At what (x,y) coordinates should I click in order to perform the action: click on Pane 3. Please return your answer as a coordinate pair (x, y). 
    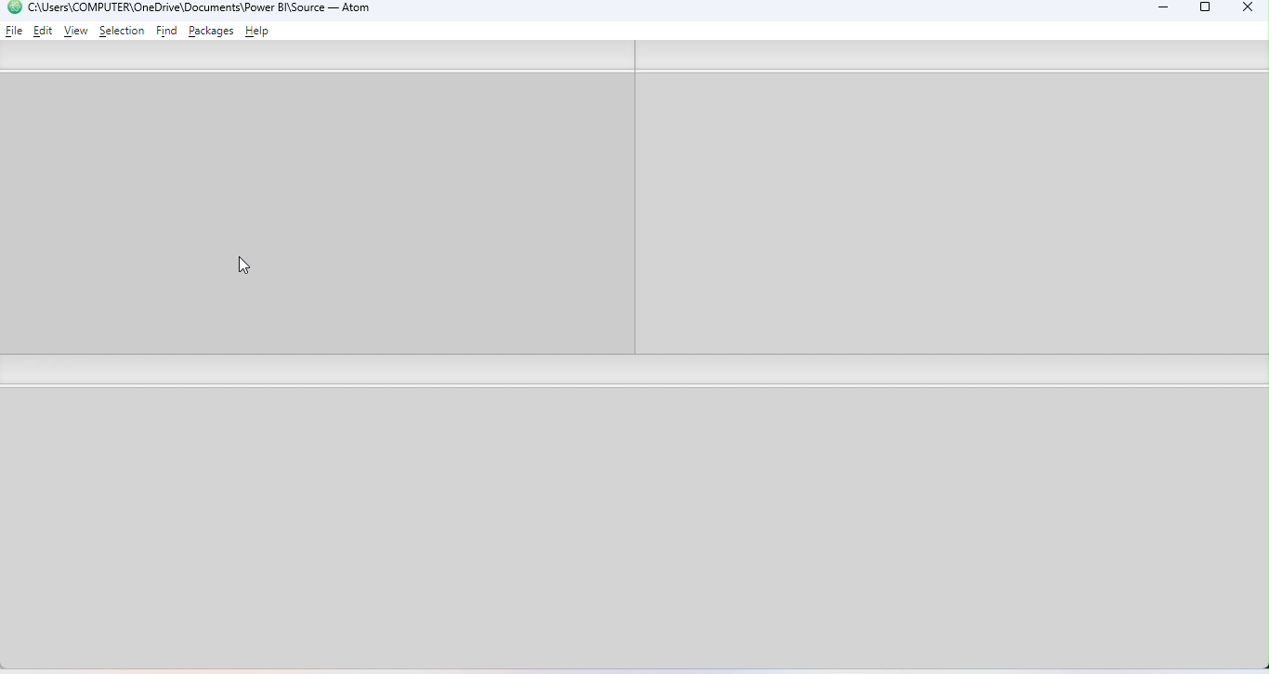
    Looking at the image, I should click on (637, 528).